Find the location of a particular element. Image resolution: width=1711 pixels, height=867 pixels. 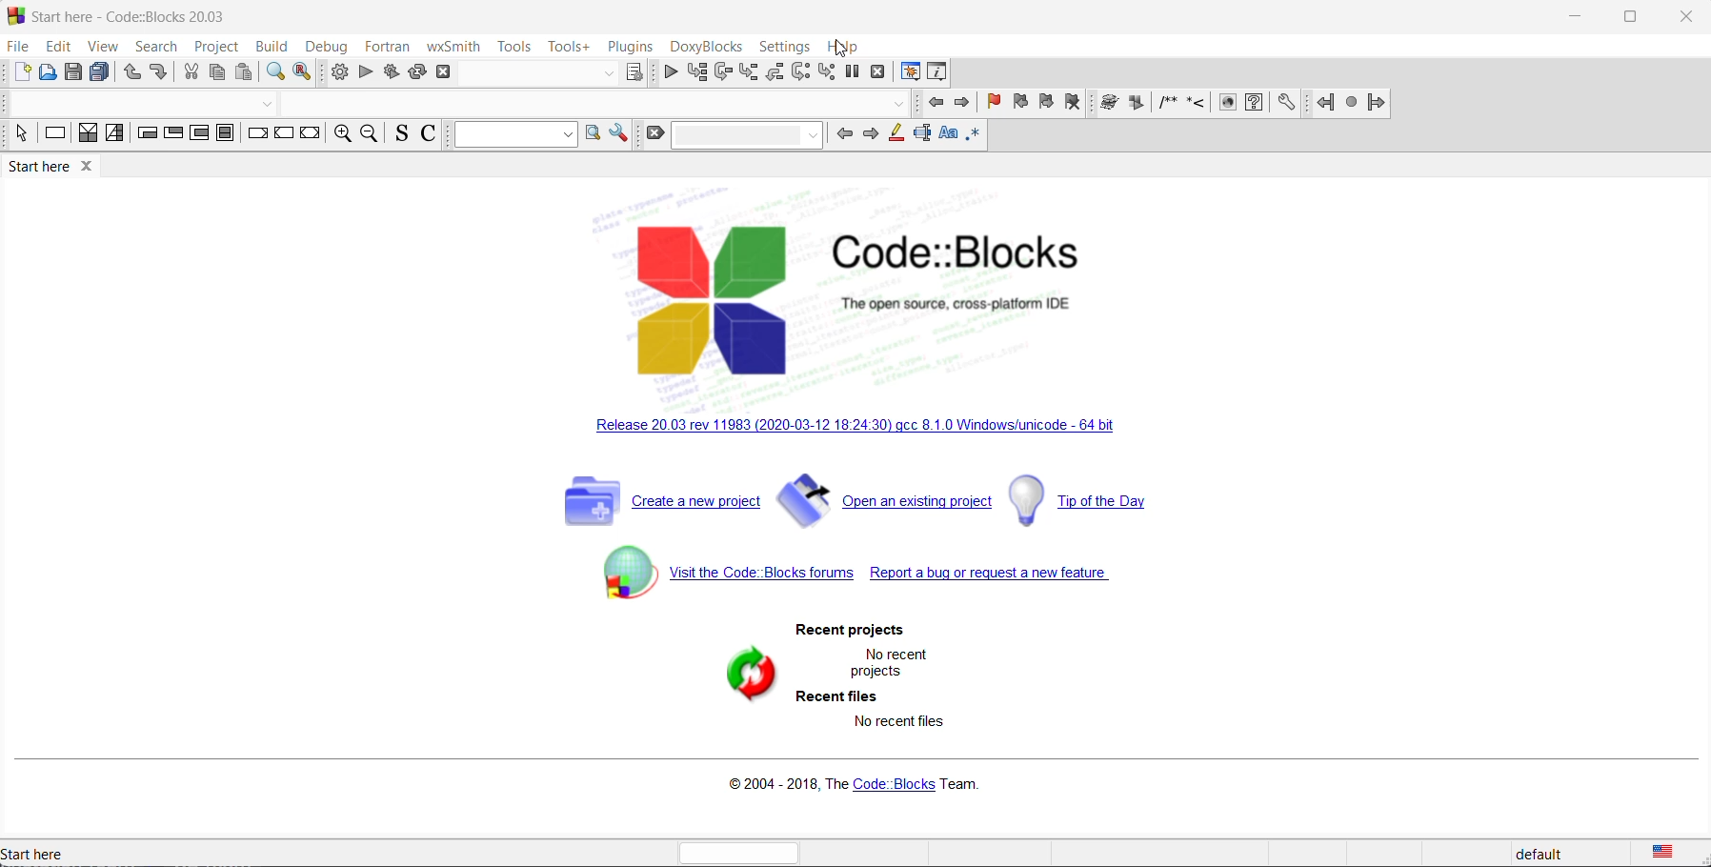

settings is located at coordinates (620, 137).